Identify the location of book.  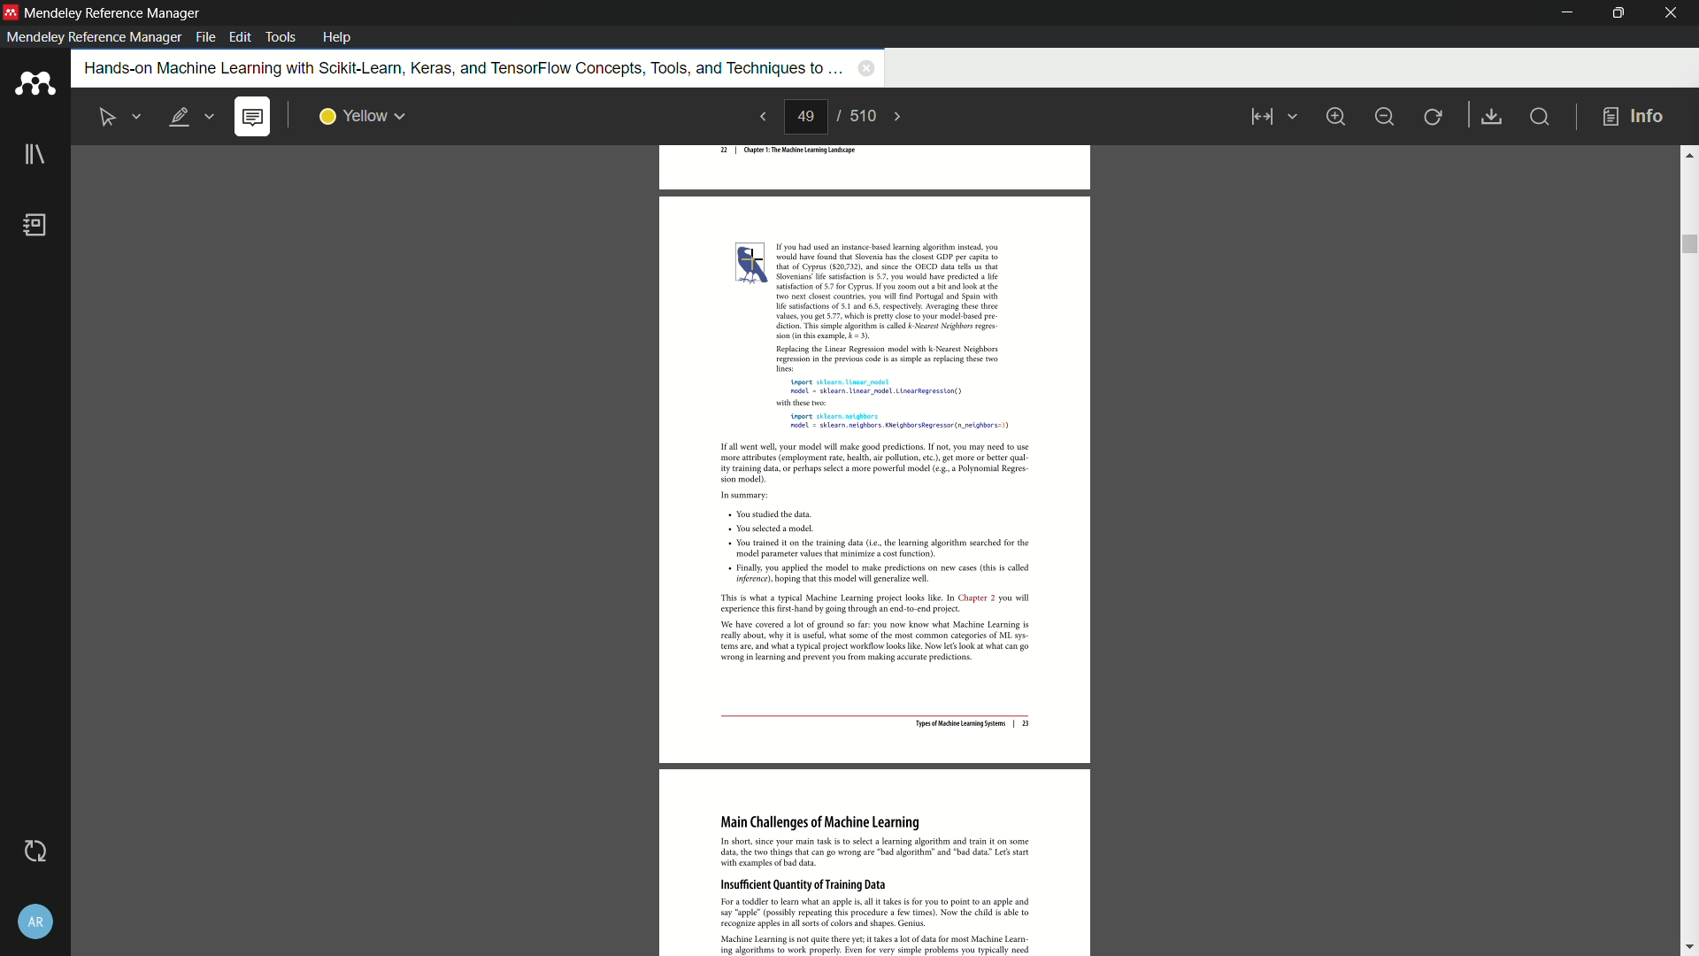
(38, 227).